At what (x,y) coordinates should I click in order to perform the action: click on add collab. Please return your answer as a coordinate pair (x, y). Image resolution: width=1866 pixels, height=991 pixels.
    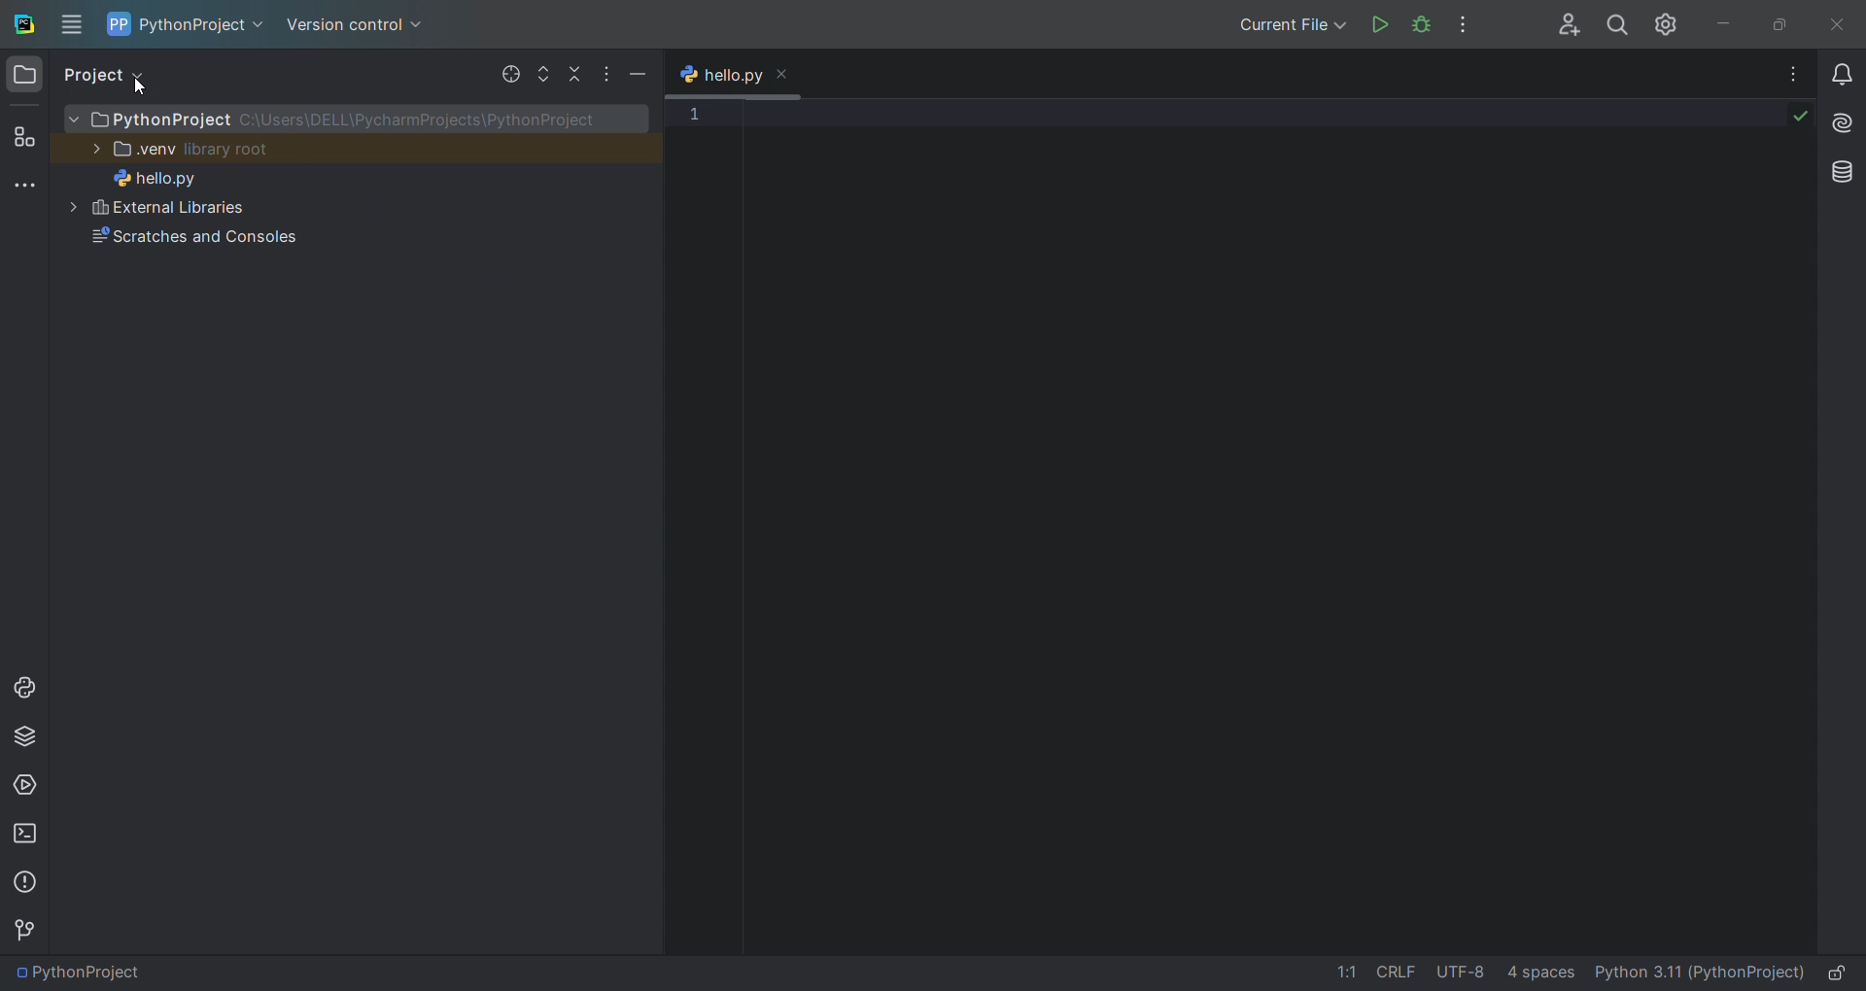
    Looking at the image, I should click on (1559, 25).